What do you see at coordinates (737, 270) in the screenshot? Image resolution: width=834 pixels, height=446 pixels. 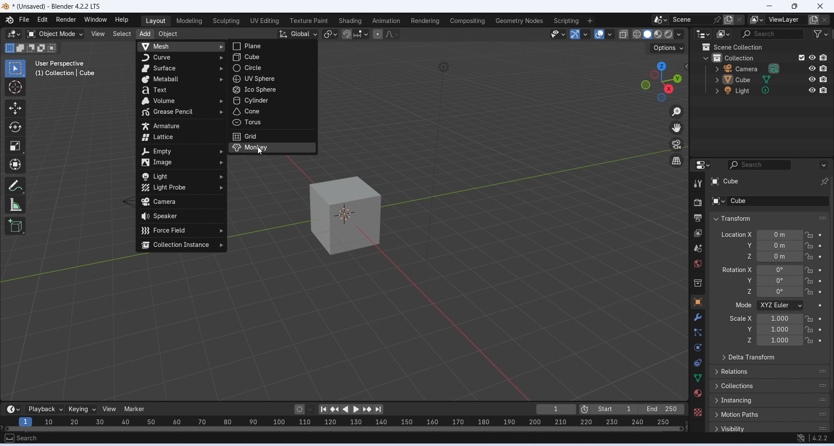 I see `rotation x` at bounding box center [737, 270].